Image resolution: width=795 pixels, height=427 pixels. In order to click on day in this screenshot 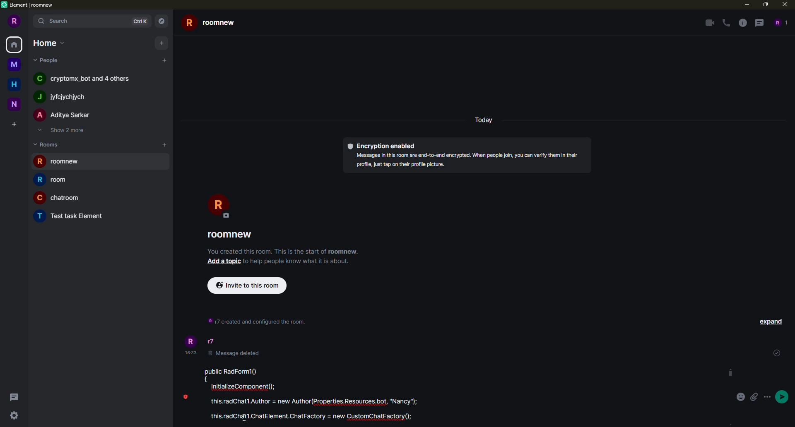, I will do `click(483, 118)`.